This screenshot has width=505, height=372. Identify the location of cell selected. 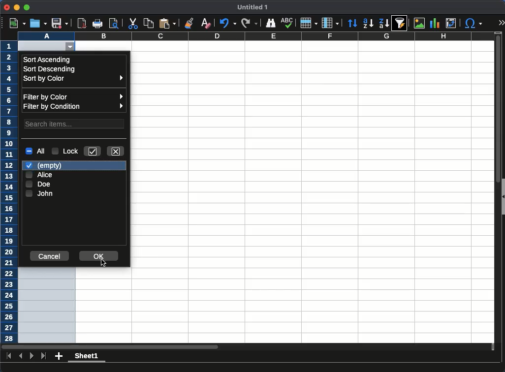
(41, 46).